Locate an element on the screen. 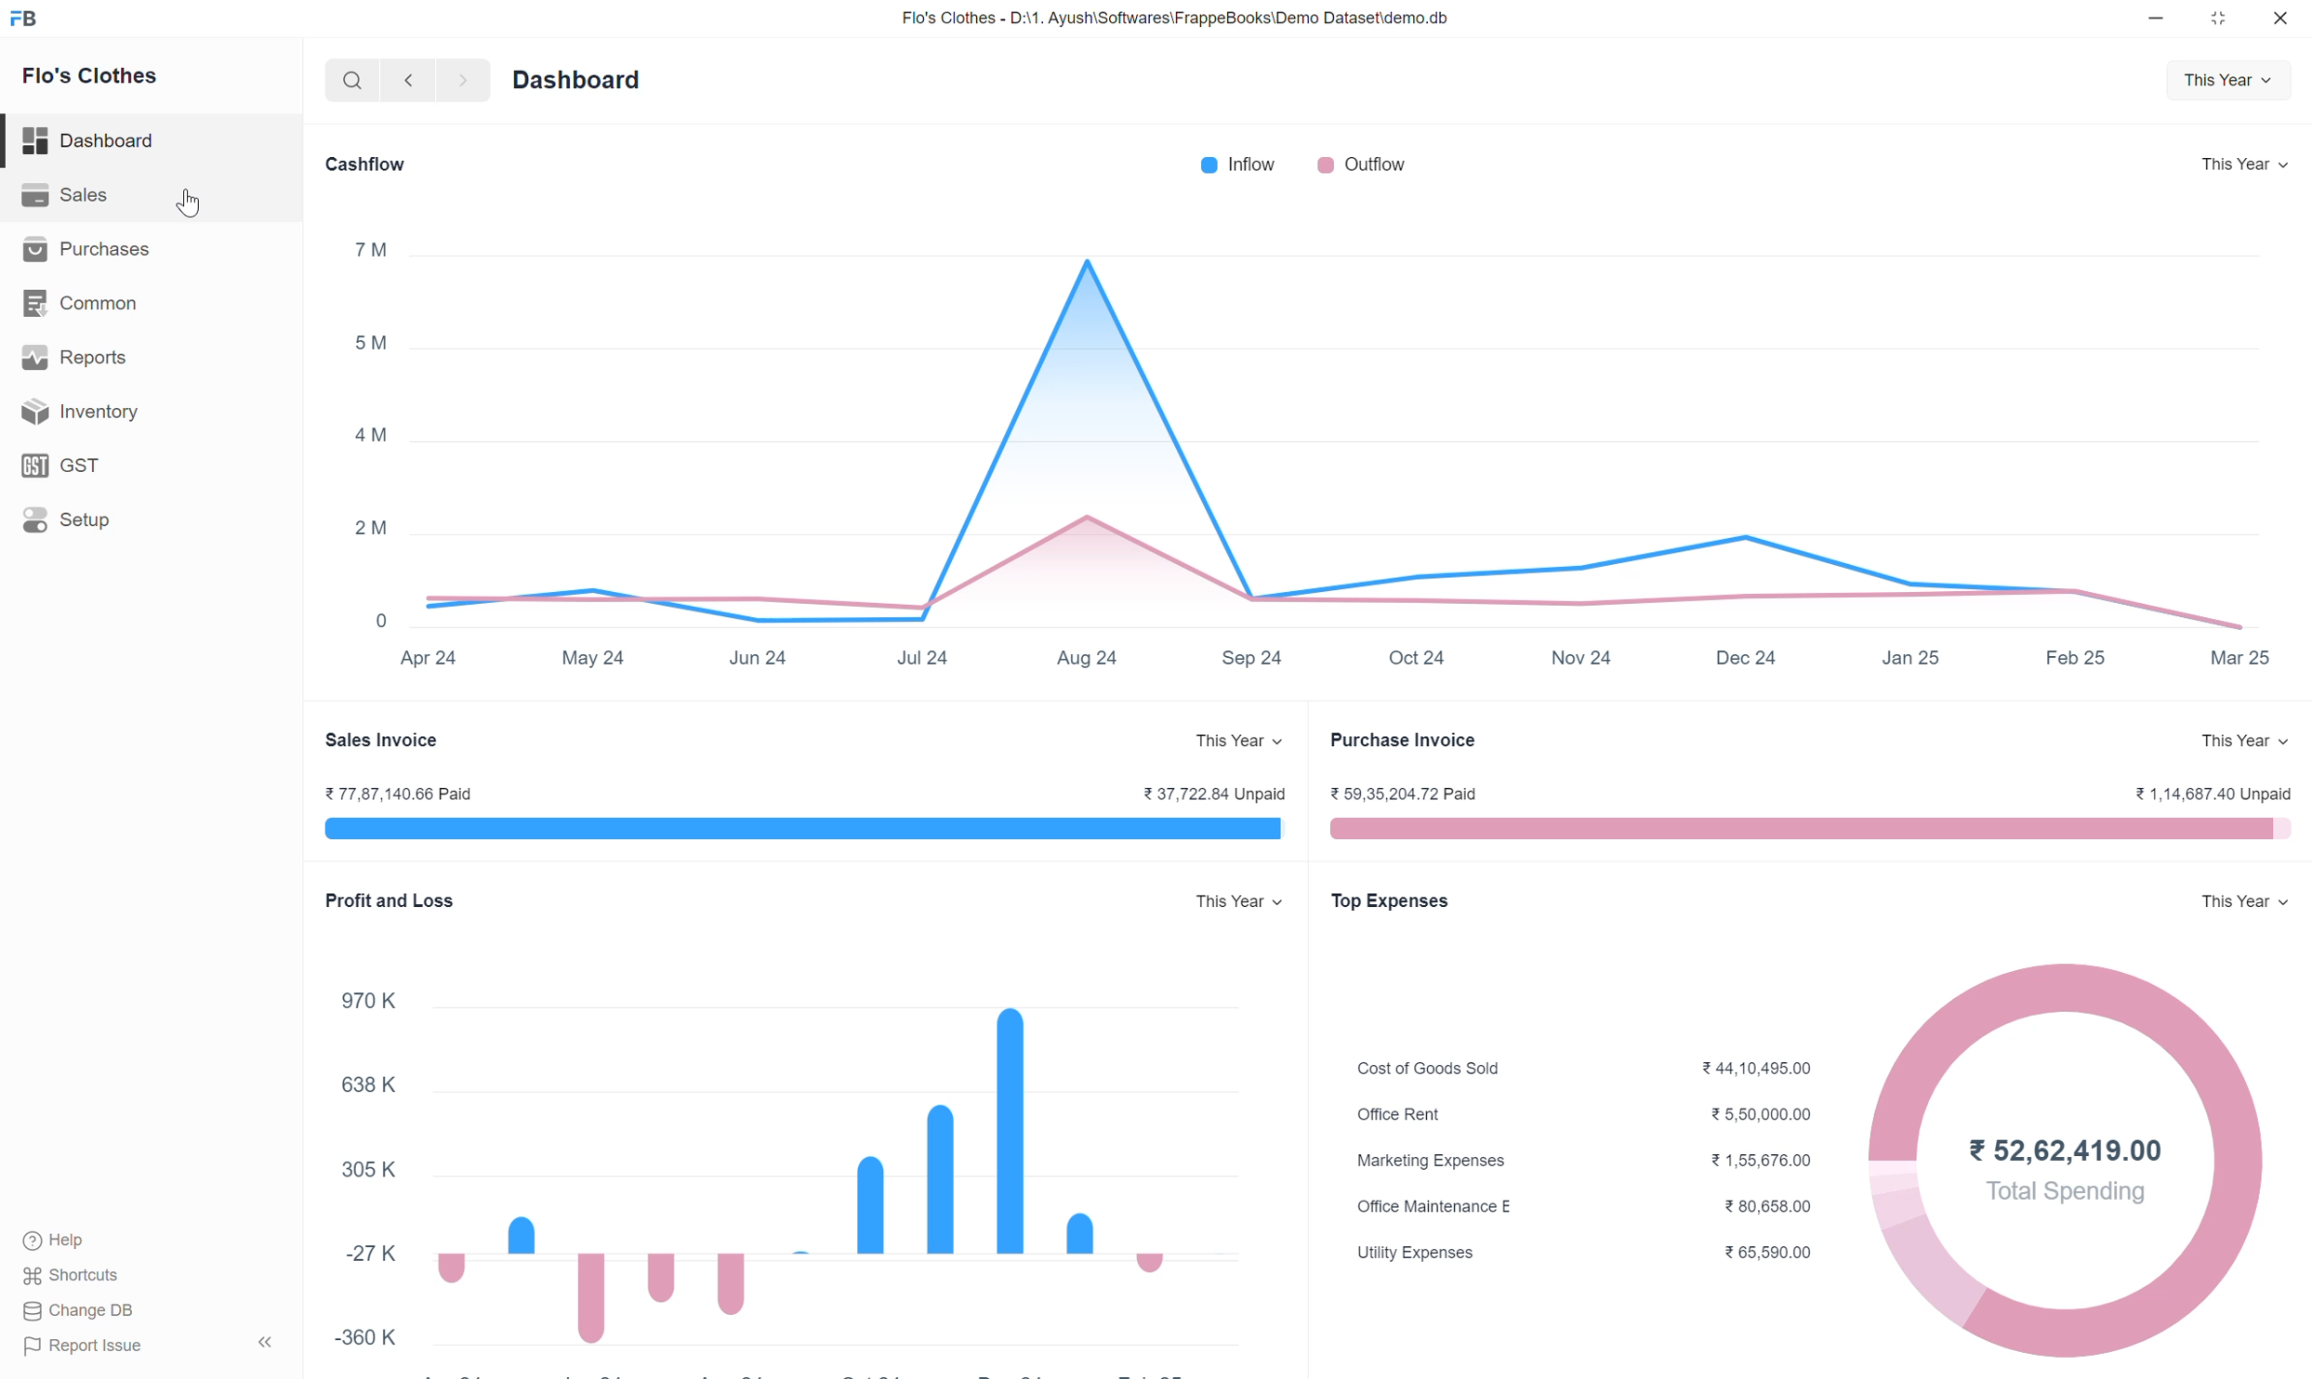  Purchases is located at coordinates (87, 249).